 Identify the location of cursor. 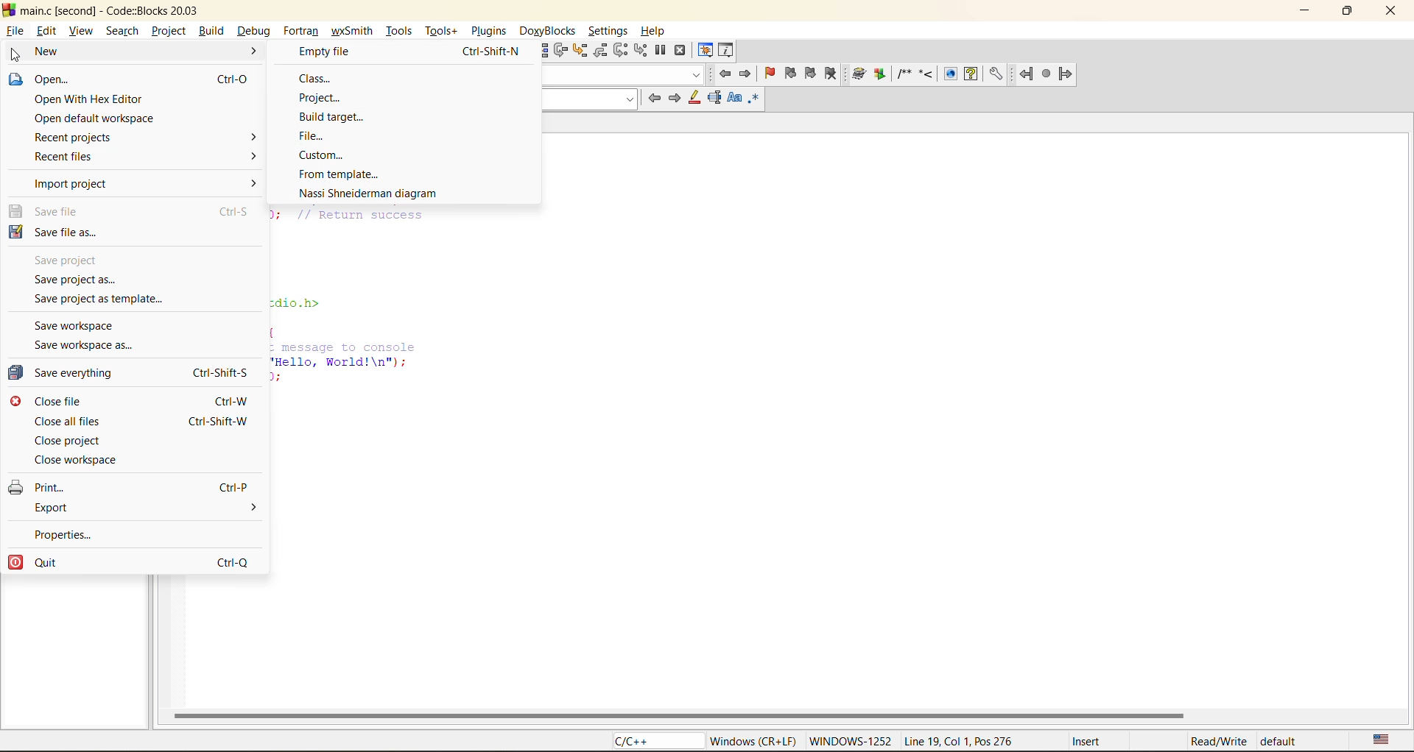
(16, 55).